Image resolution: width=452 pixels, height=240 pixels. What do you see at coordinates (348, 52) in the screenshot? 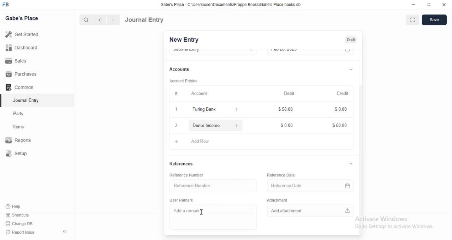
I see `calender` at bounding box center [348, 52].